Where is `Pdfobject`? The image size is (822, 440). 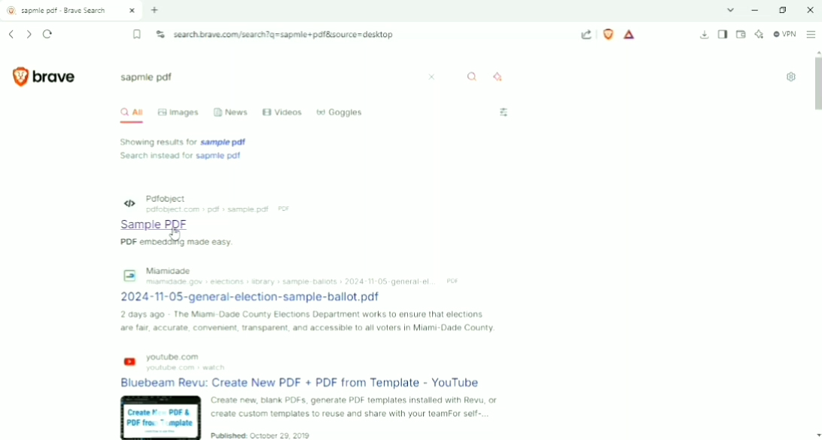 Pdfobject is located at coordinates (170, 197).